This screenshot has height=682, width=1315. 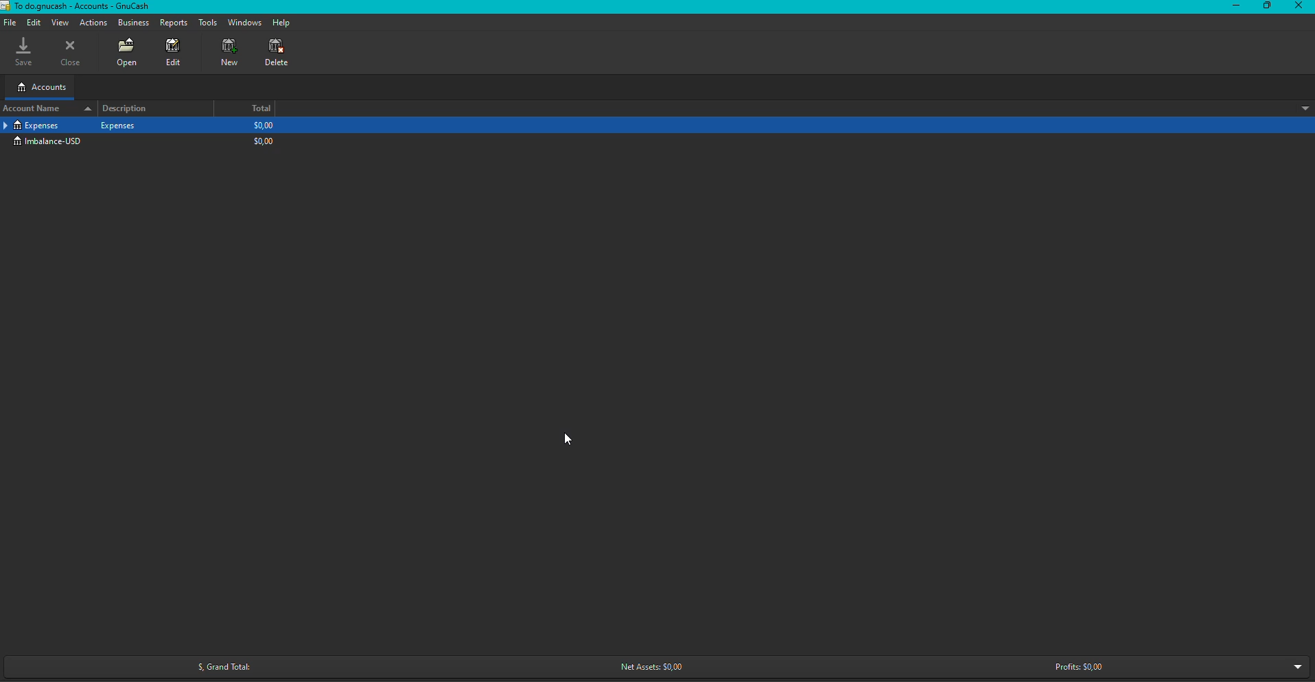 What do you see at coordinates (32, 126) in the screenshot?
I see `Expenses` at bounding box center [32, 126].